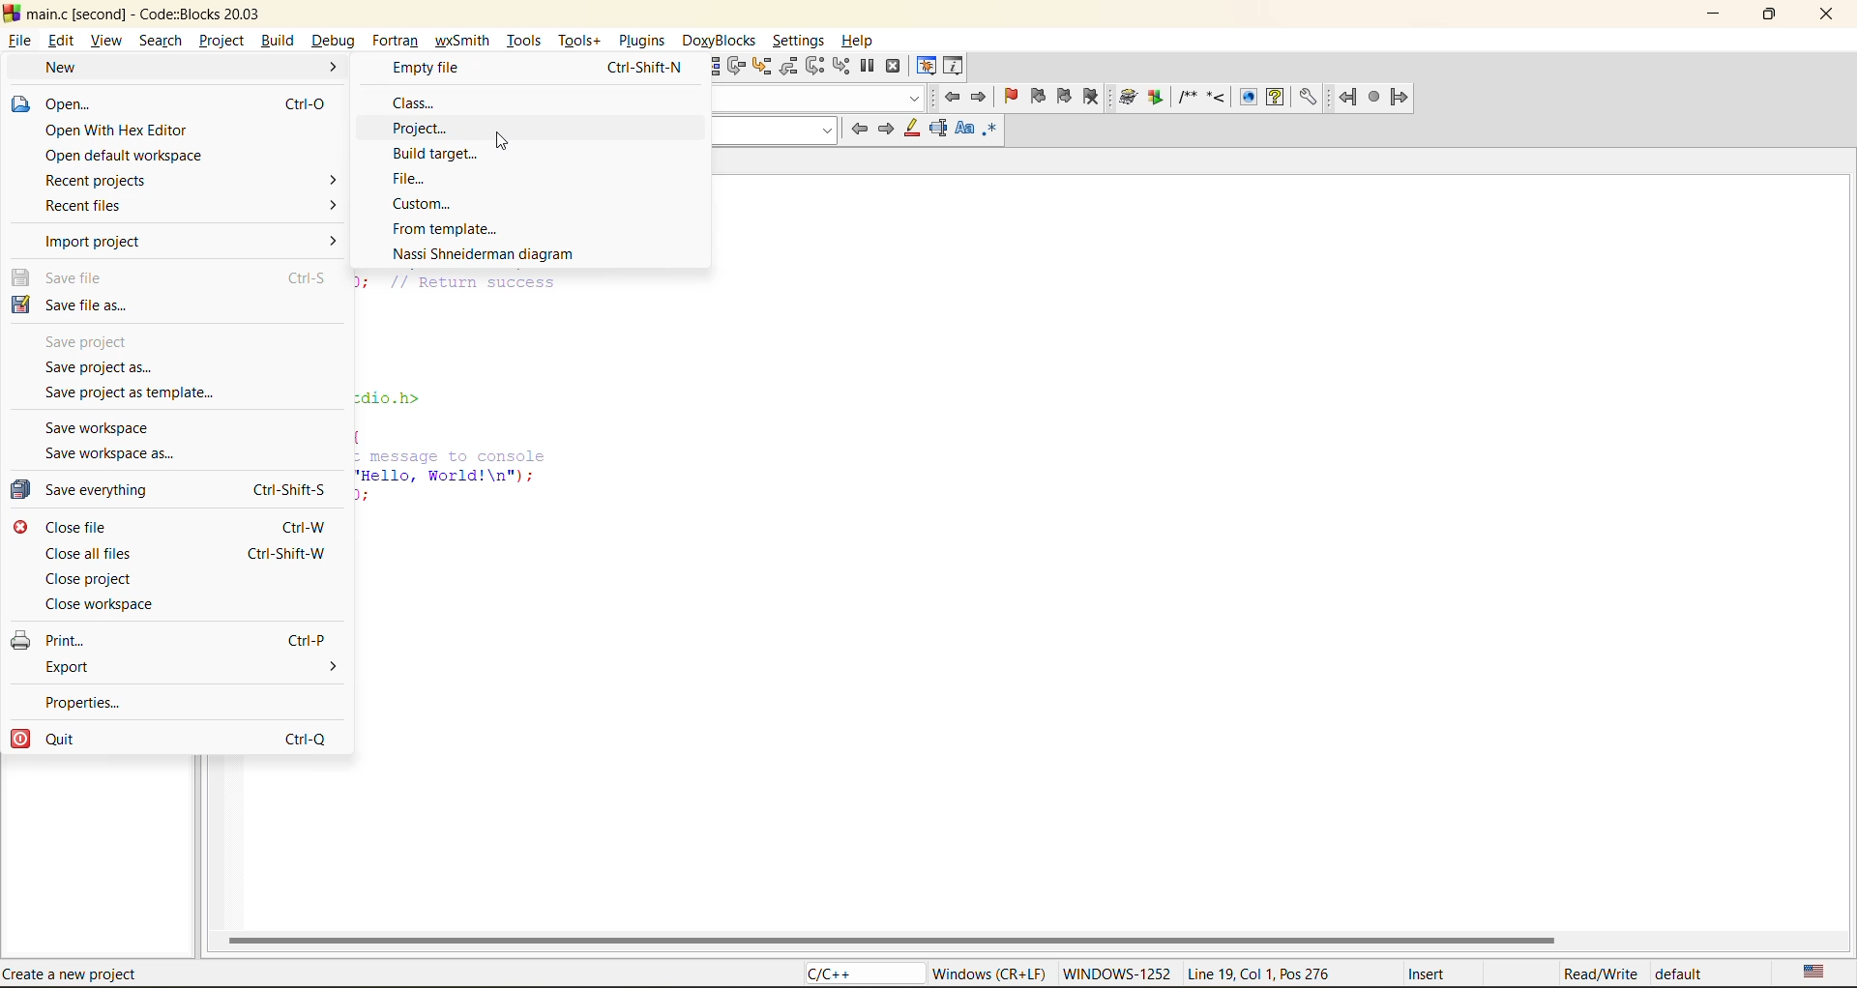  I want to click on next bookmark, so click(1066, 96).